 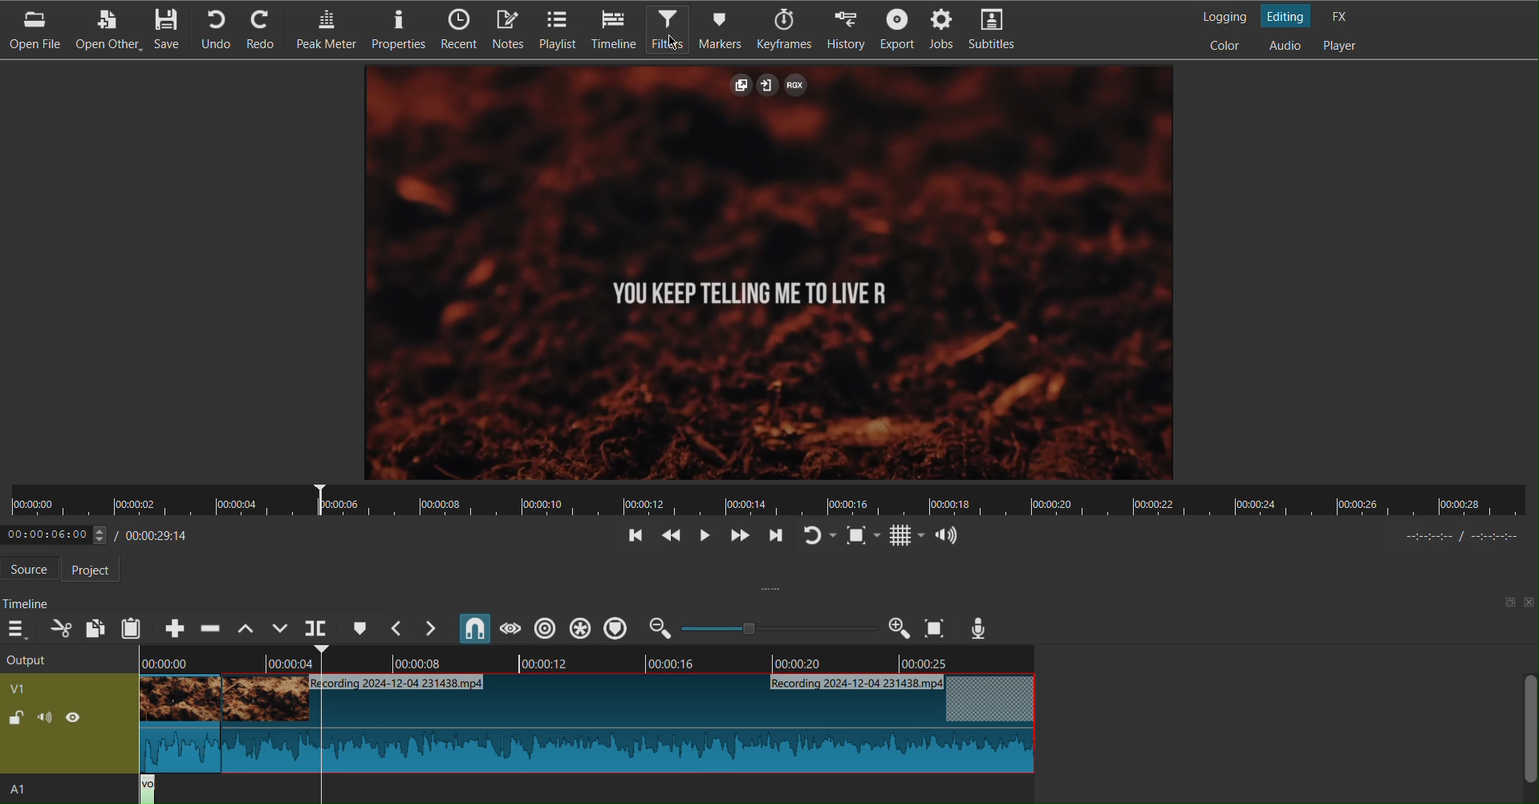 What do you see at coordinates (847, 29) in the screenshot?
I see `History` at bounding box center [847, 29].